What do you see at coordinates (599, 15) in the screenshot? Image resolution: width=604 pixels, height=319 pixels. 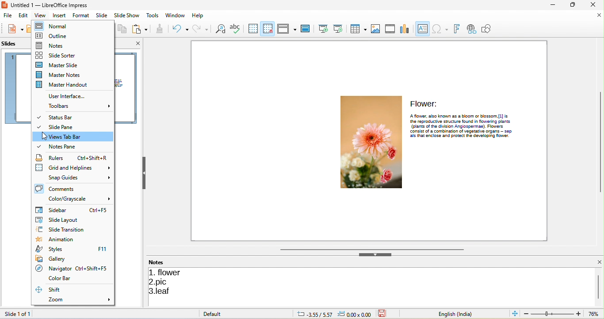 I see `close` at bounding box center [599, 15].